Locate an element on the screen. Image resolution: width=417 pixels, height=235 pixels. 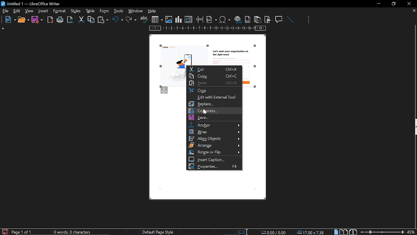
align objects is located at coordinates (214, 138).